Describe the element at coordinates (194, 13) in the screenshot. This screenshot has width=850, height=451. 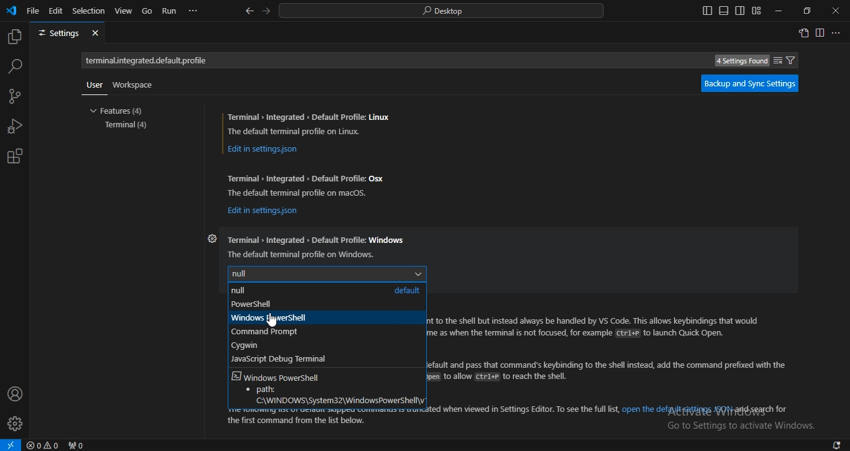
I see `...` at that location.